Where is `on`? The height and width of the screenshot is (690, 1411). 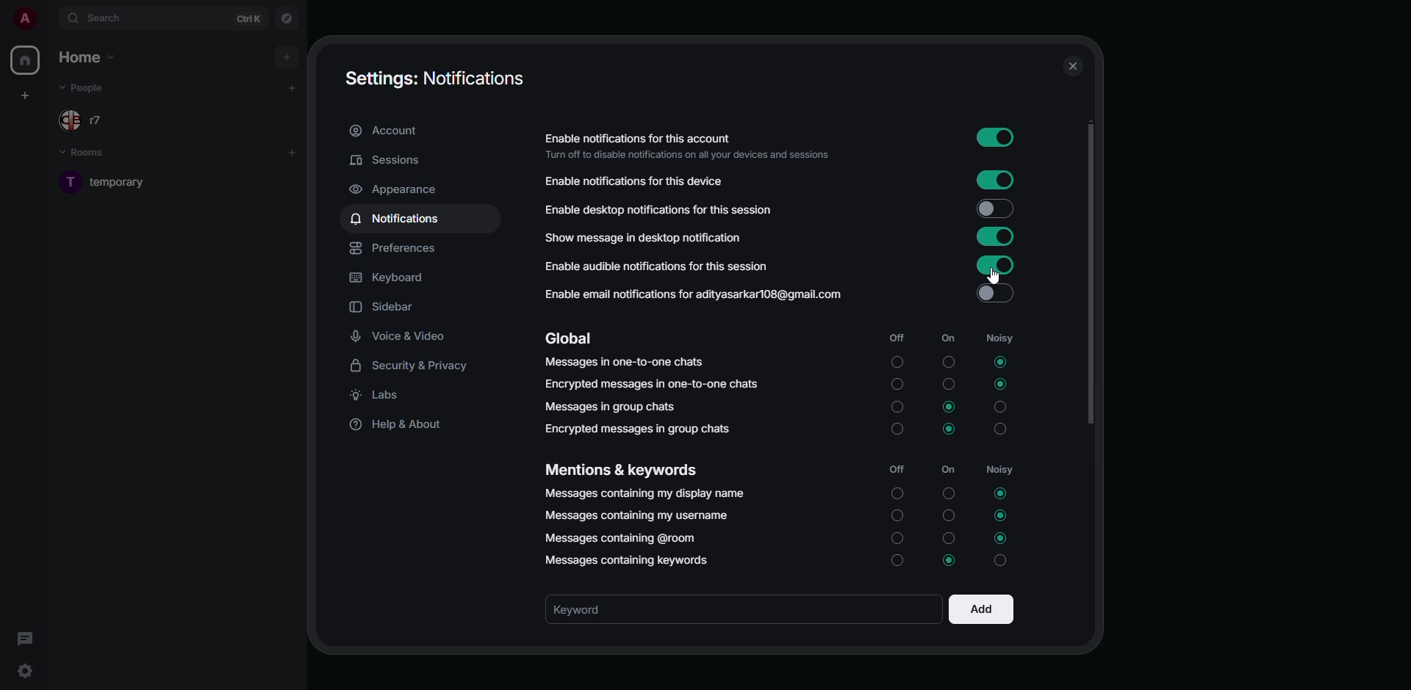 on is located at coordinates (948, 338).